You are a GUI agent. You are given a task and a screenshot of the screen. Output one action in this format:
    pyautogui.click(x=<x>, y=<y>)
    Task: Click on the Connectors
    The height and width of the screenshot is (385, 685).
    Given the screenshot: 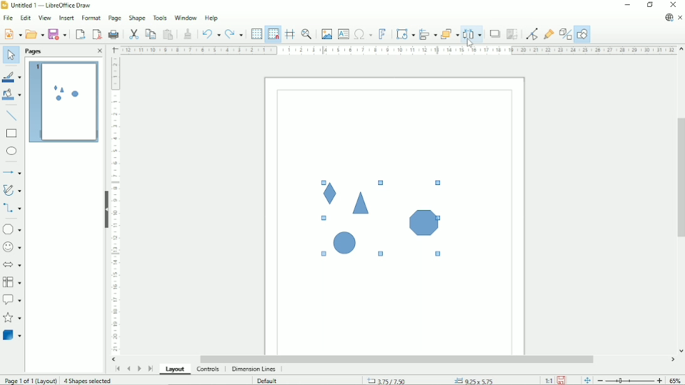 What is the action you would take?
    pyautogui.click(x=13, y=209)
    